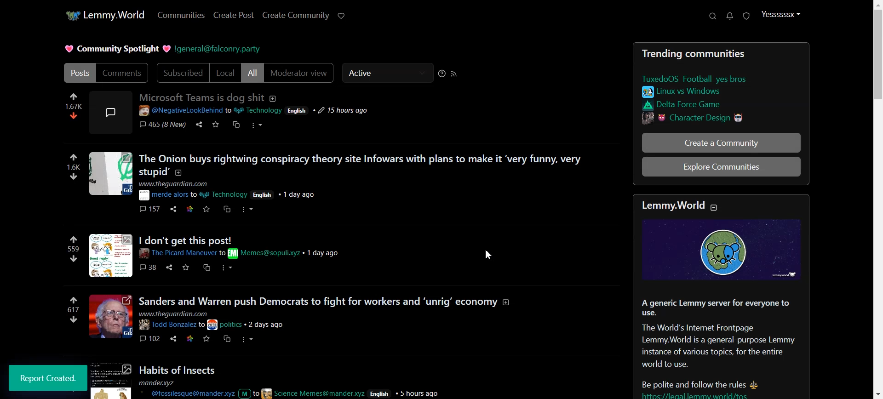 This screenshot has height=399, width=883. What do you see at coordinates (46, 378) in the screenshot?
I see `report created` at bounding box center [46, 378].